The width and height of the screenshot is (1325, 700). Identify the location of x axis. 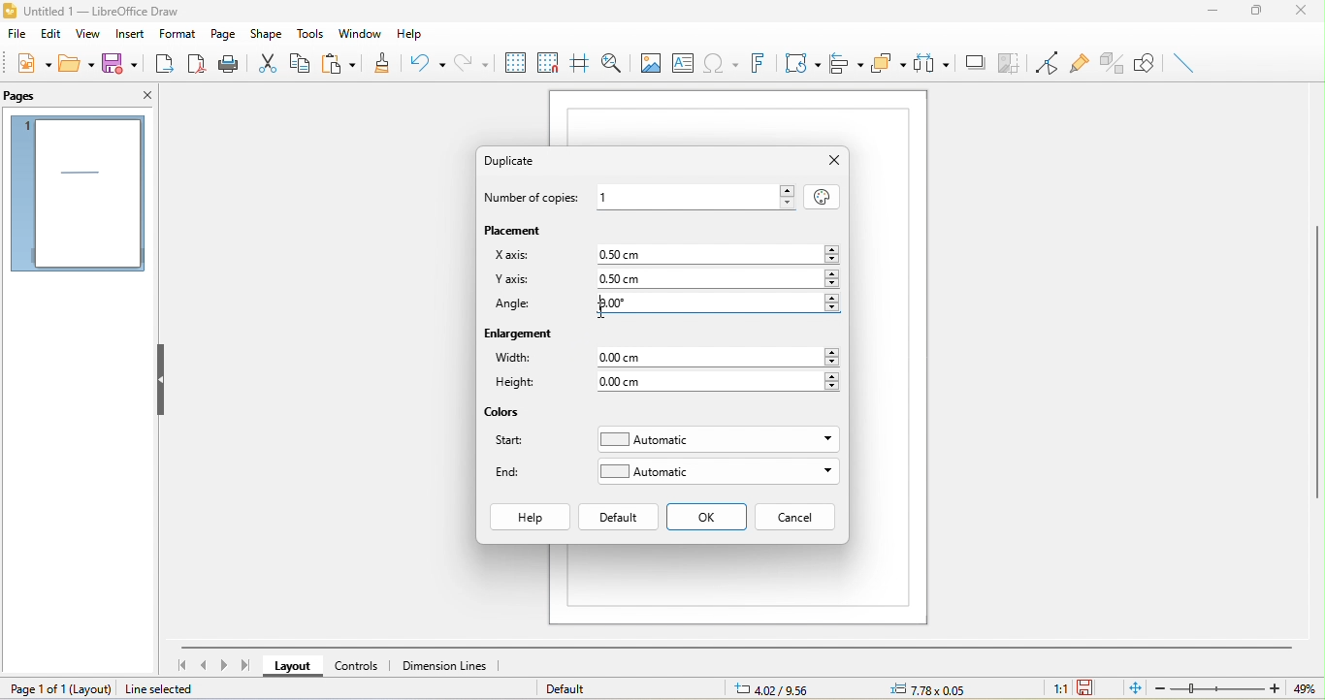
(512, 254).